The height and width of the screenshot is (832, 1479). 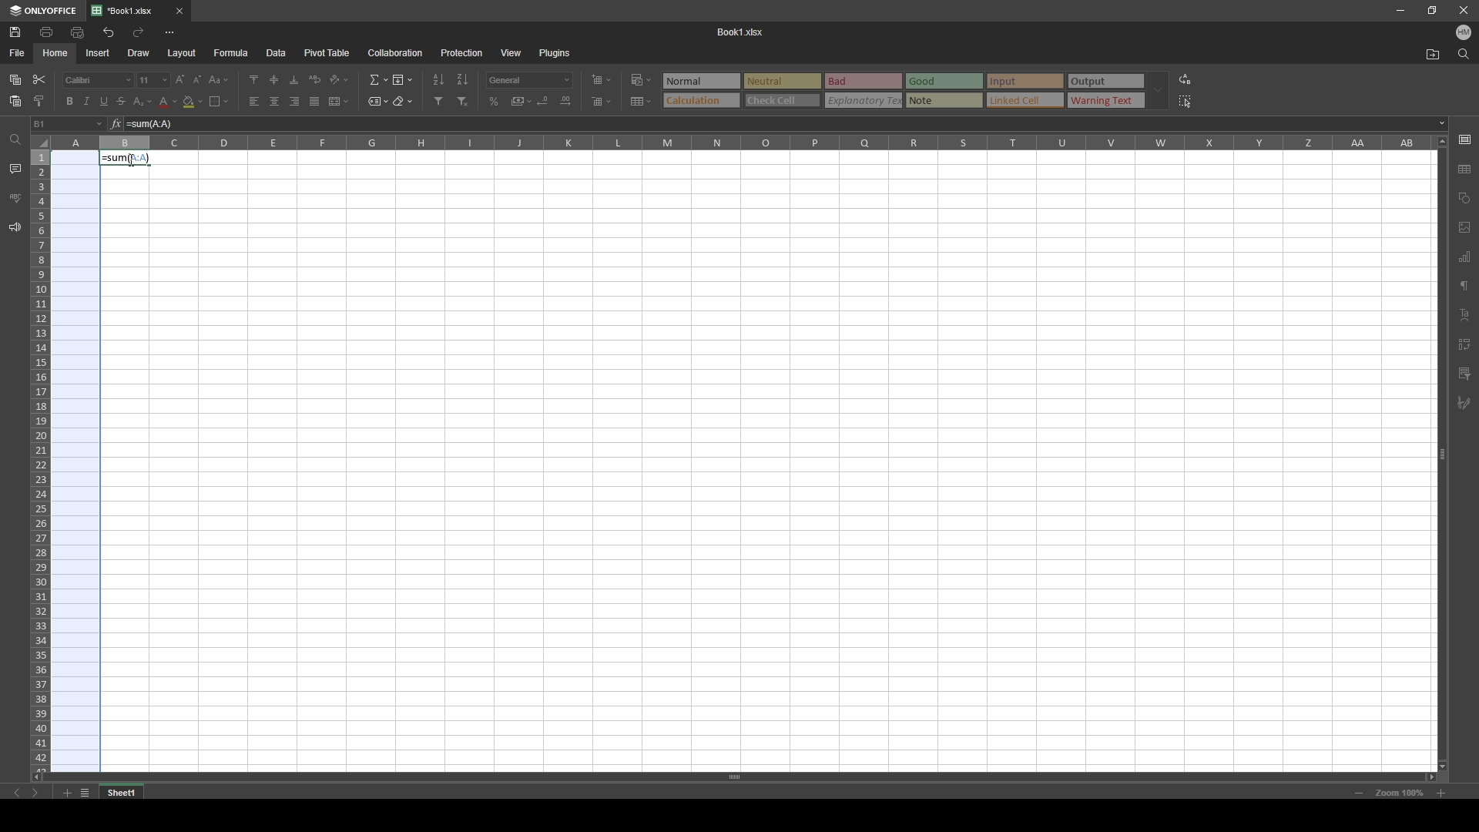 I want to click on cell input, so click(x=780, y=124).